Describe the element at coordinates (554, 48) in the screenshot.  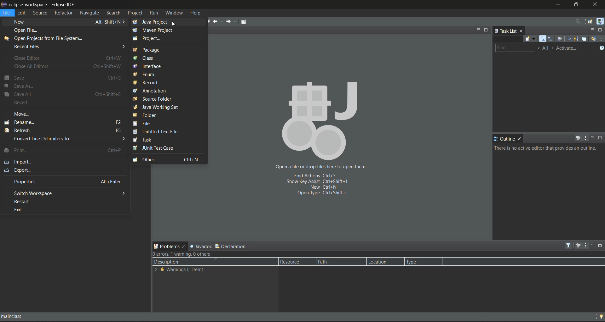
I see `select active task` at that location.